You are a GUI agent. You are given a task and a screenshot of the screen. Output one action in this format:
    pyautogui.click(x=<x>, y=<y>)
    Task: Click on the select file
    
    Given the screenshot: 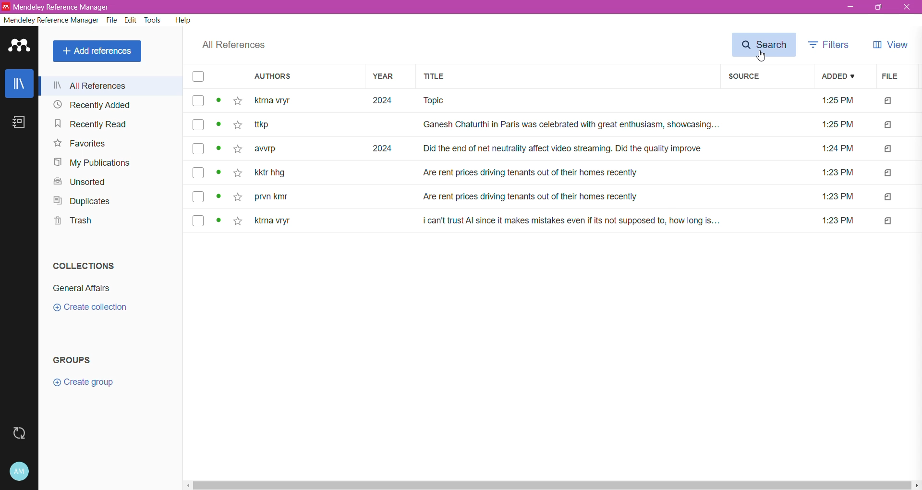 What is the action you would take?
    pyautogui.click(x=198, y=148)
    